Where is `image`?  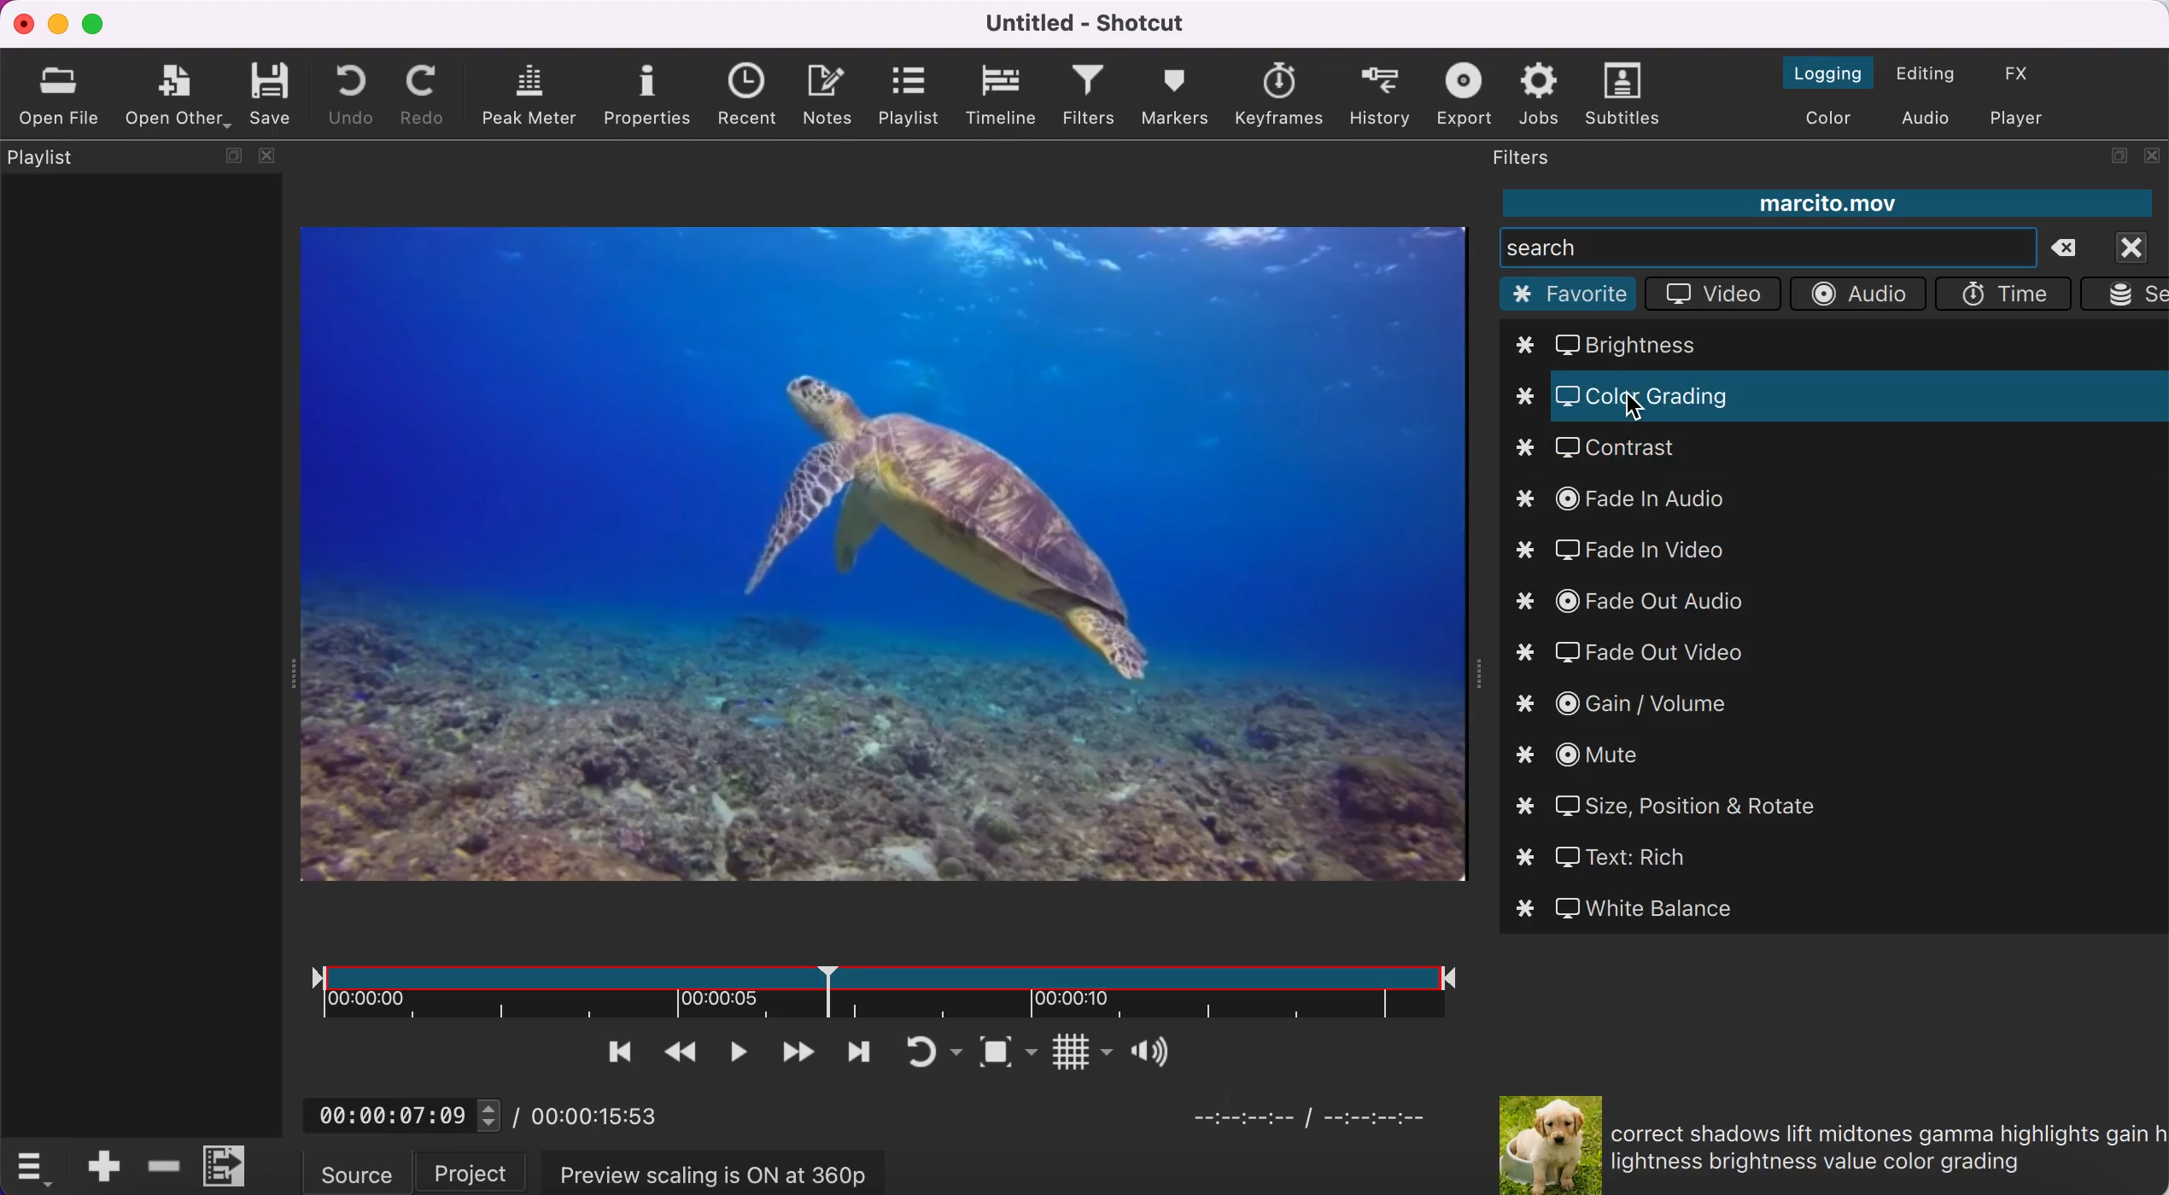
image is located at coordinates (1539, 1143).